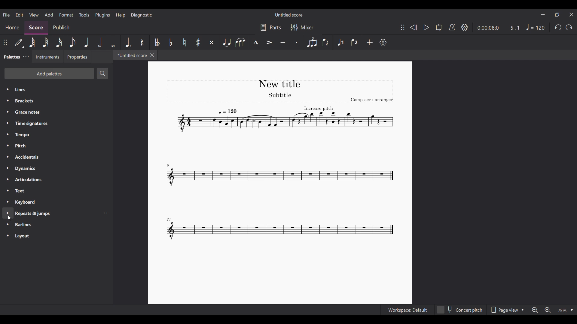 This screenshot has width=577, height=324. What do you see at coordinates (403, 27) in the screenshot?
I see `Change position` at bounding box center [403, 27].